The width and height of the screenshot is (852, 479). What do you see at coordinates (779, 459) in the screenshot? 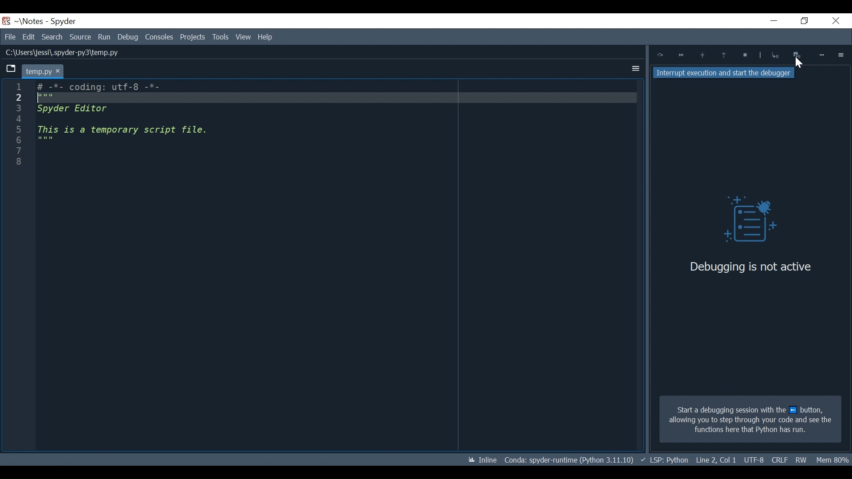
I see `File Encoding` at bounding box center [779, 459].